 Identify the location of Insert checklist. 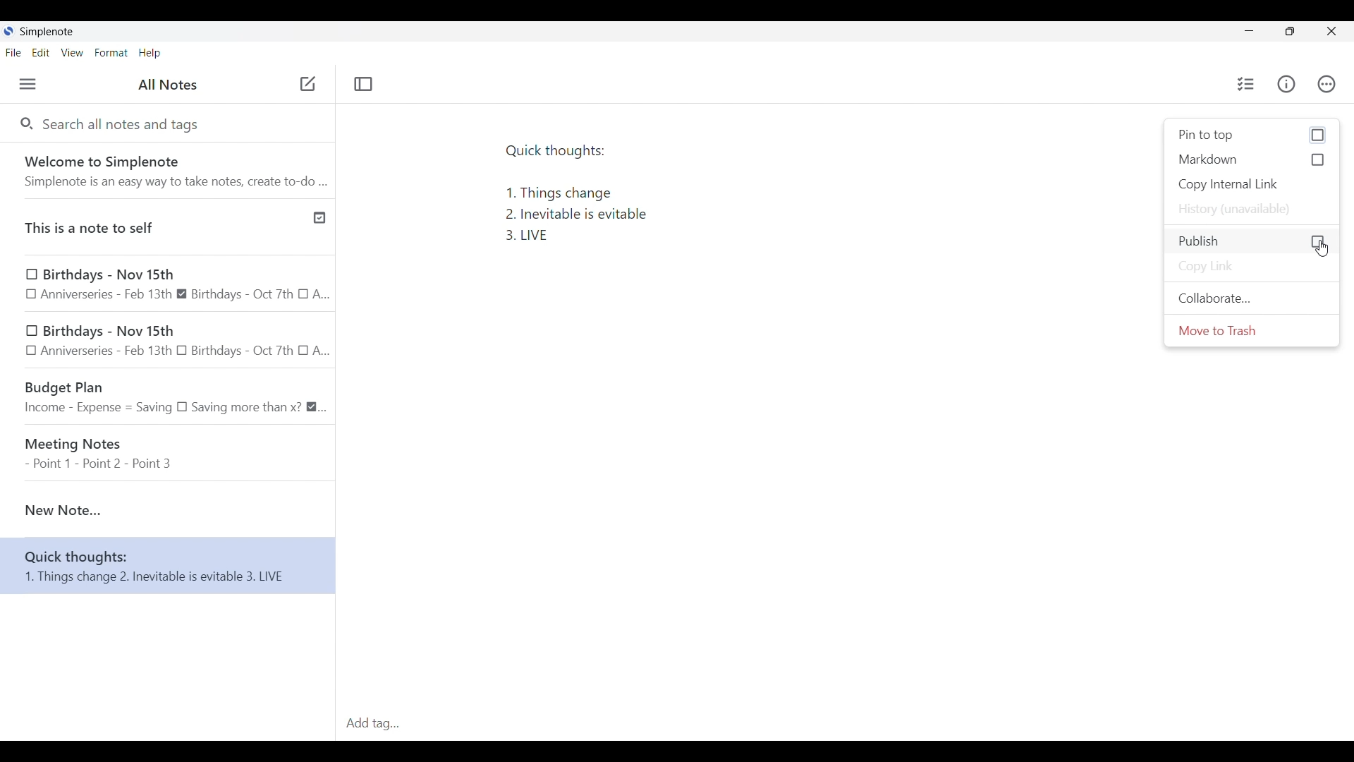
(1246, 84).